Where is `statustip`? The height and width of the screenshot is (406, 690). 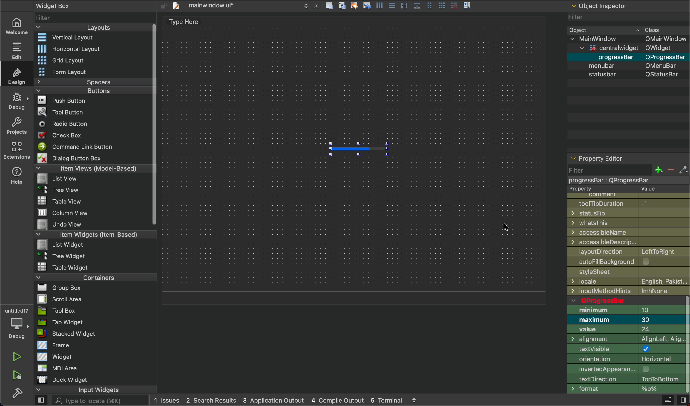 statustip is located at coordinates (629, 213).